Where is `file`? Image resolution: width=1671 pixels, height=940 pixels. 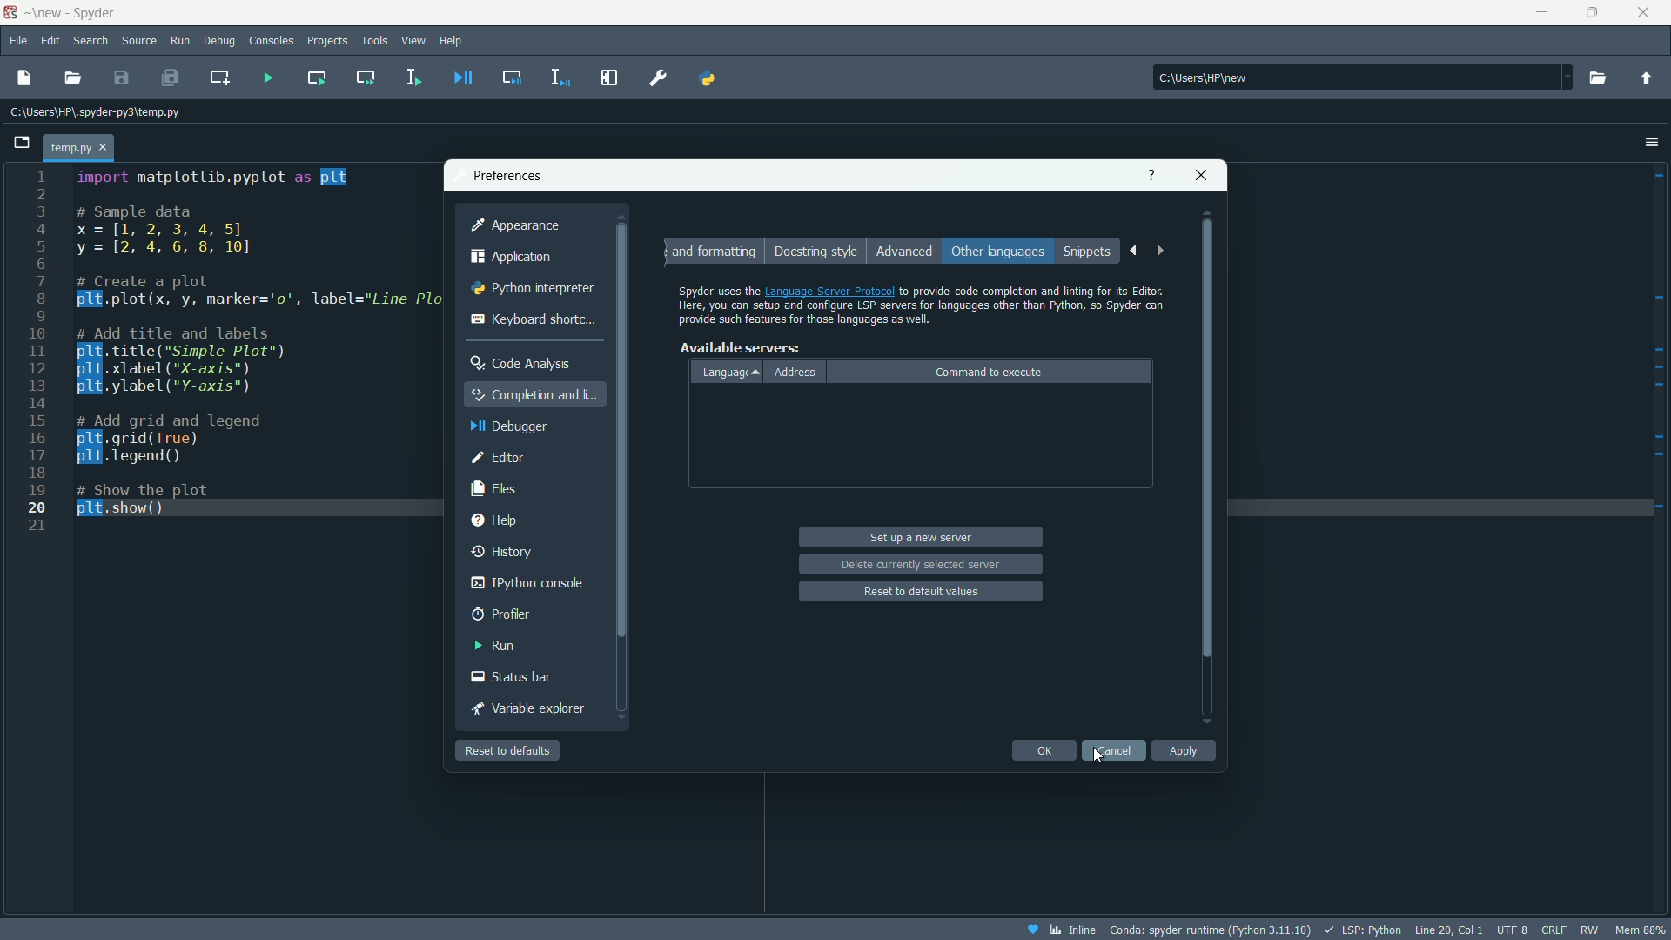
file is located at coordinates (17, 40).